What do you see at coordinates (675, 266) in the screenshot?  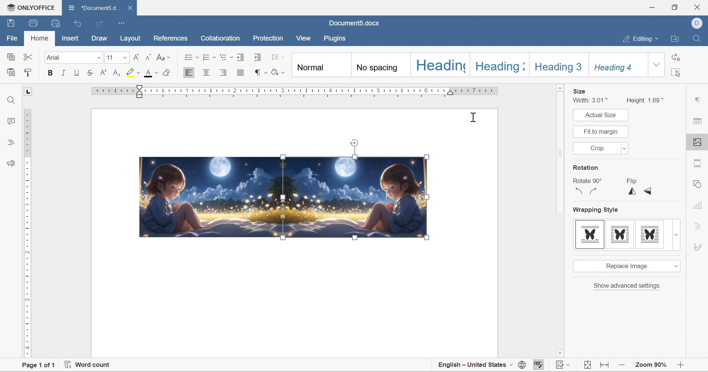 I see `drop down` at bounding box center [675, 266].